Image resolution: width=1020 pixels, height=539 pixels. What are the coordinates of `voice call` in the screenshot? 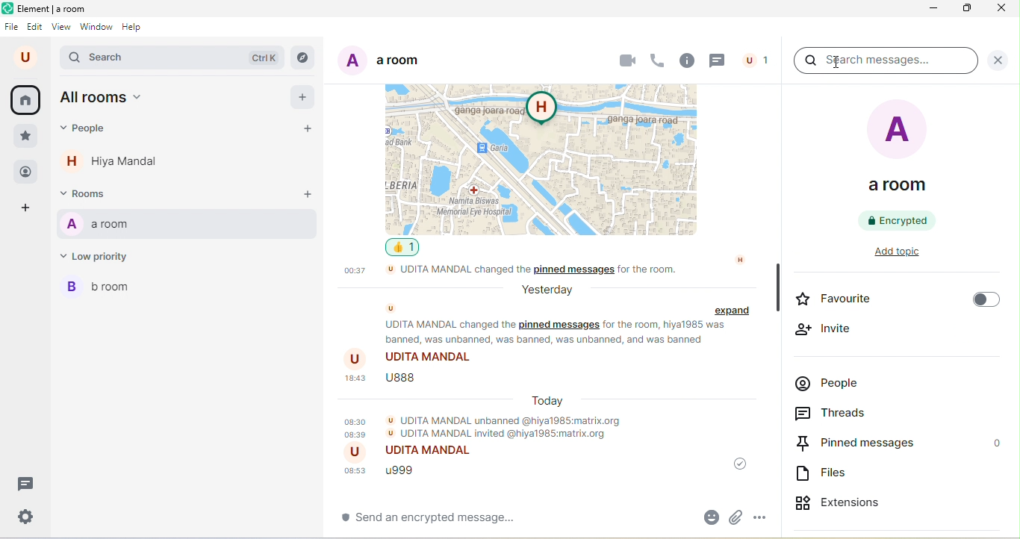 It's located at (658, 58).